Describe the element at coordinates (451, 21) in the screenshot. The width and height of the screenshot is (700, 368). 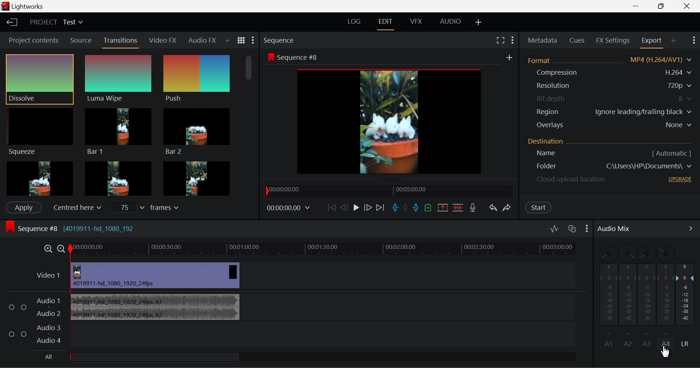
I see `AUDIO Layout` at that location.